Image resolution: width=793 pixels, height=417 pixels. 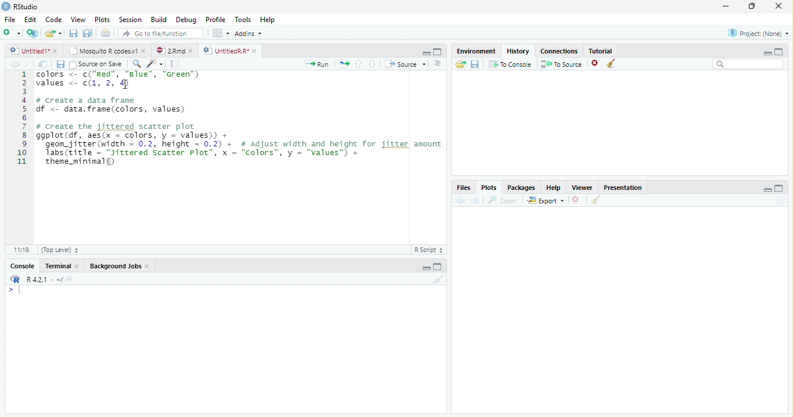 What do you see at coordinates (26, 64) in the screenshot?
I see `Go forward to next source location` at bounding box center [26, 64].